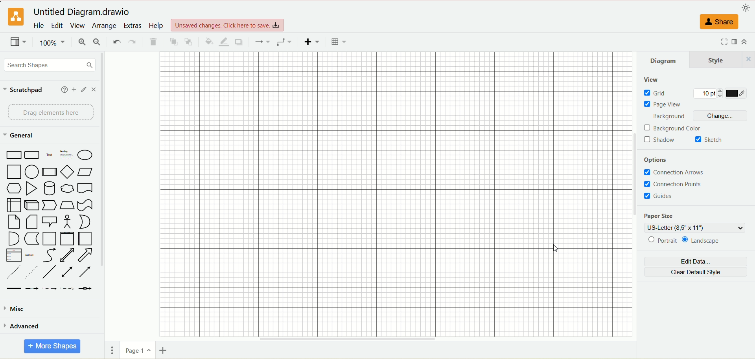 The width and height of the screenshot is (755, 359). I want to click on sketch, so click(711, 140).